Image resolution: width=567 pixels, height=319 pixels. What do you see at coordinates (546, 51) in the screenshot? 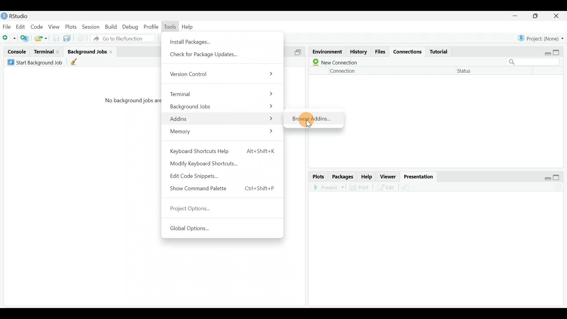
I see `restore down` at bounding box center [546, 51].